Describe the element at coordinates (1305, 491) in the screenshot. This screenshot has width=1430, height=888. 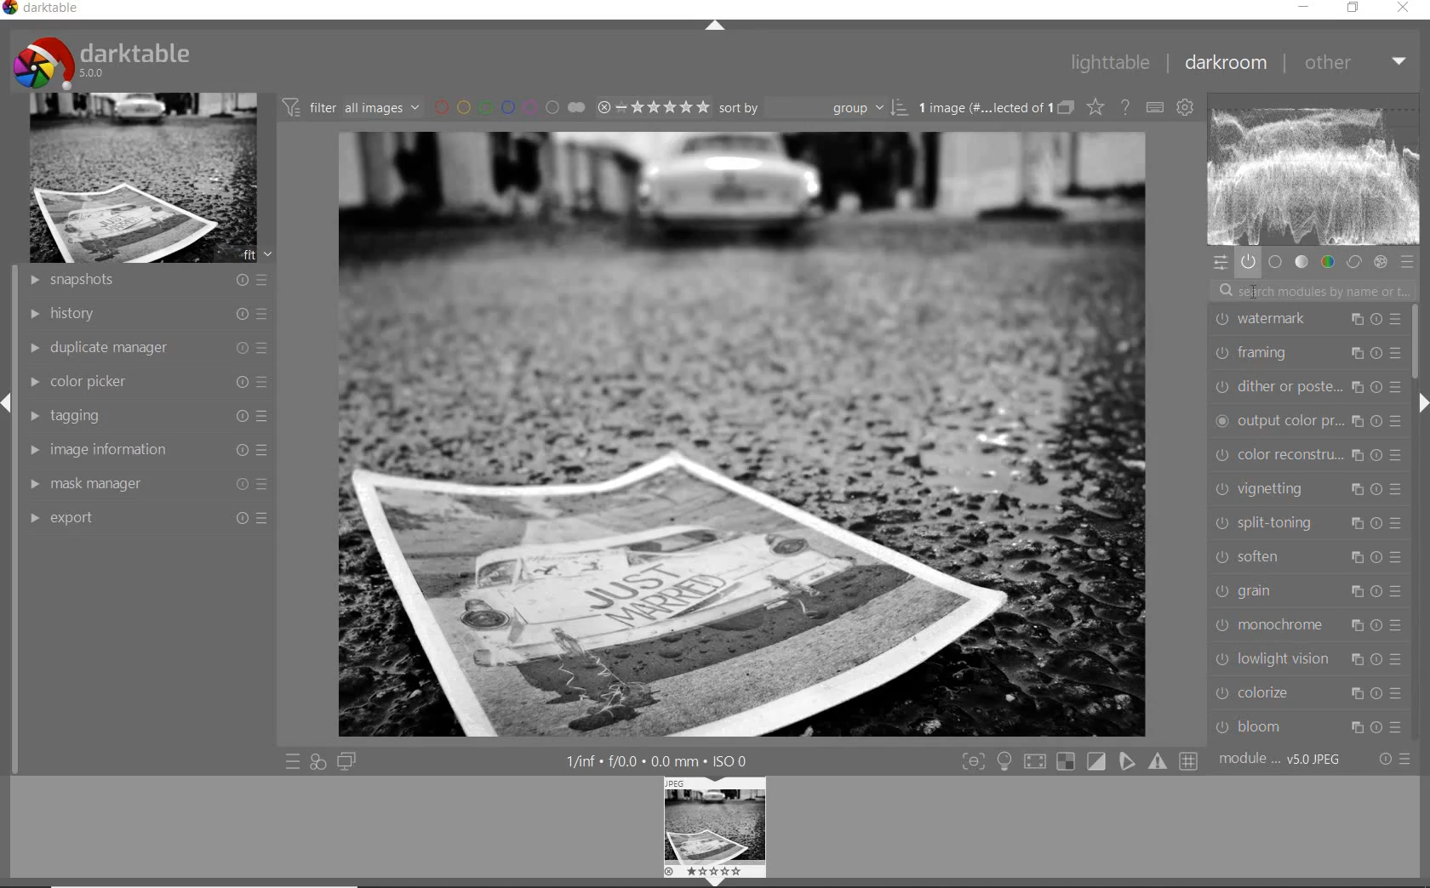
I see `vignetting` at that location.